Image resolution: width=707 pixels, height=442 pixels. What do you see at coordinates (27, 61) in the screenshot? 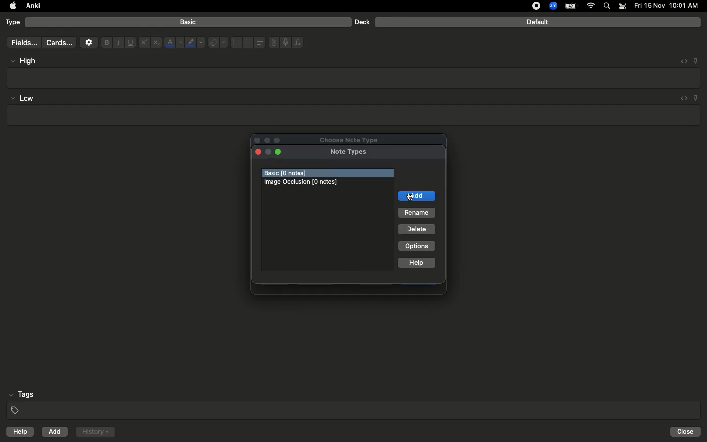
I see `High` at bounding box center [27, 61].